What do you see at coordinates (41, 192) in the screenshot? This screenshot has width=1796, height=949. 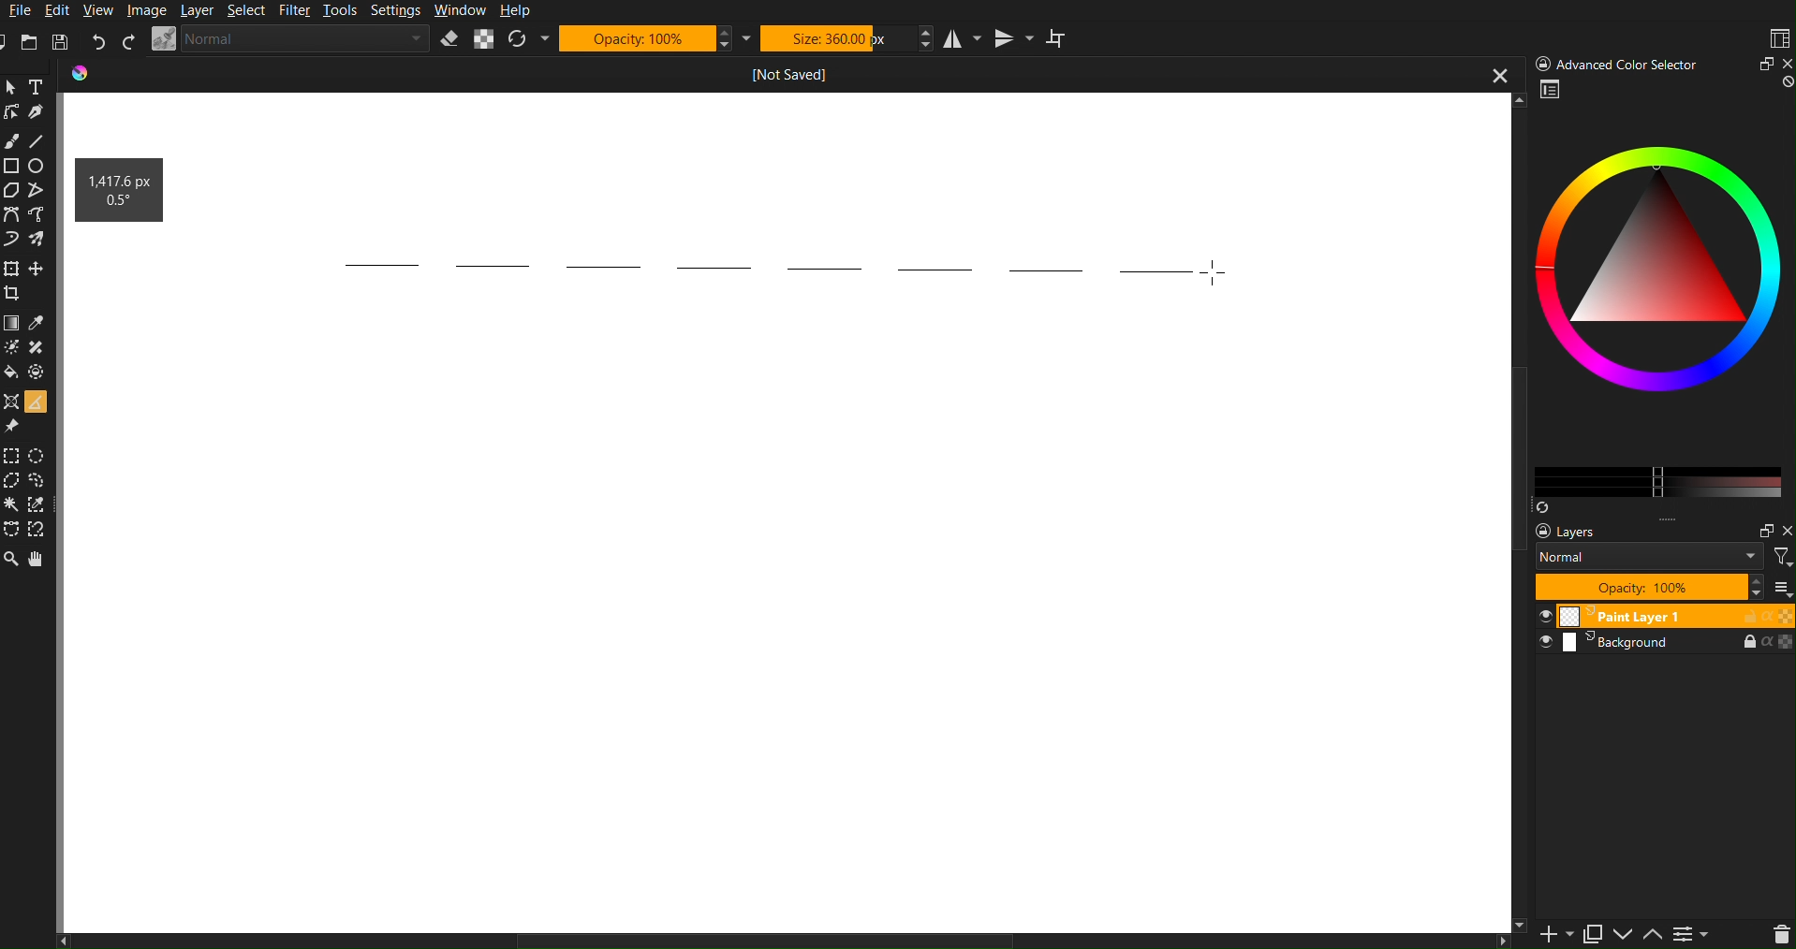 I see `Straight Line` at bounding box center [41, 192].